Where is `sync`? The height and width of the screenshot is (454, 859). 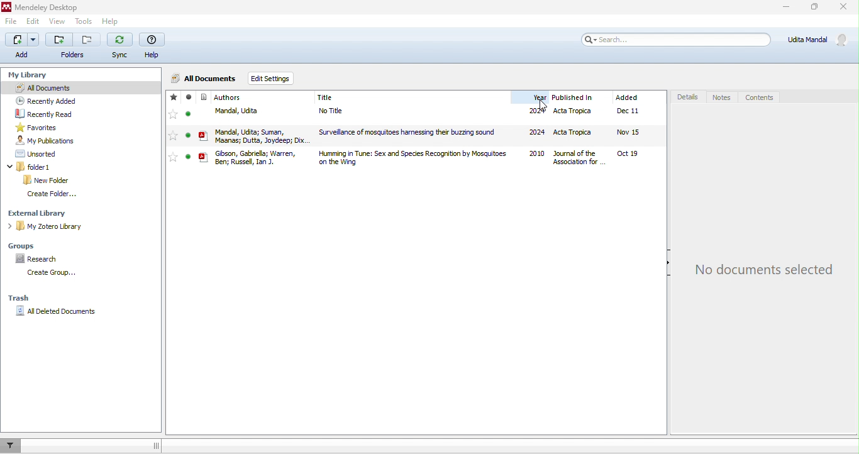
sync is located at coordinates (119, 47).